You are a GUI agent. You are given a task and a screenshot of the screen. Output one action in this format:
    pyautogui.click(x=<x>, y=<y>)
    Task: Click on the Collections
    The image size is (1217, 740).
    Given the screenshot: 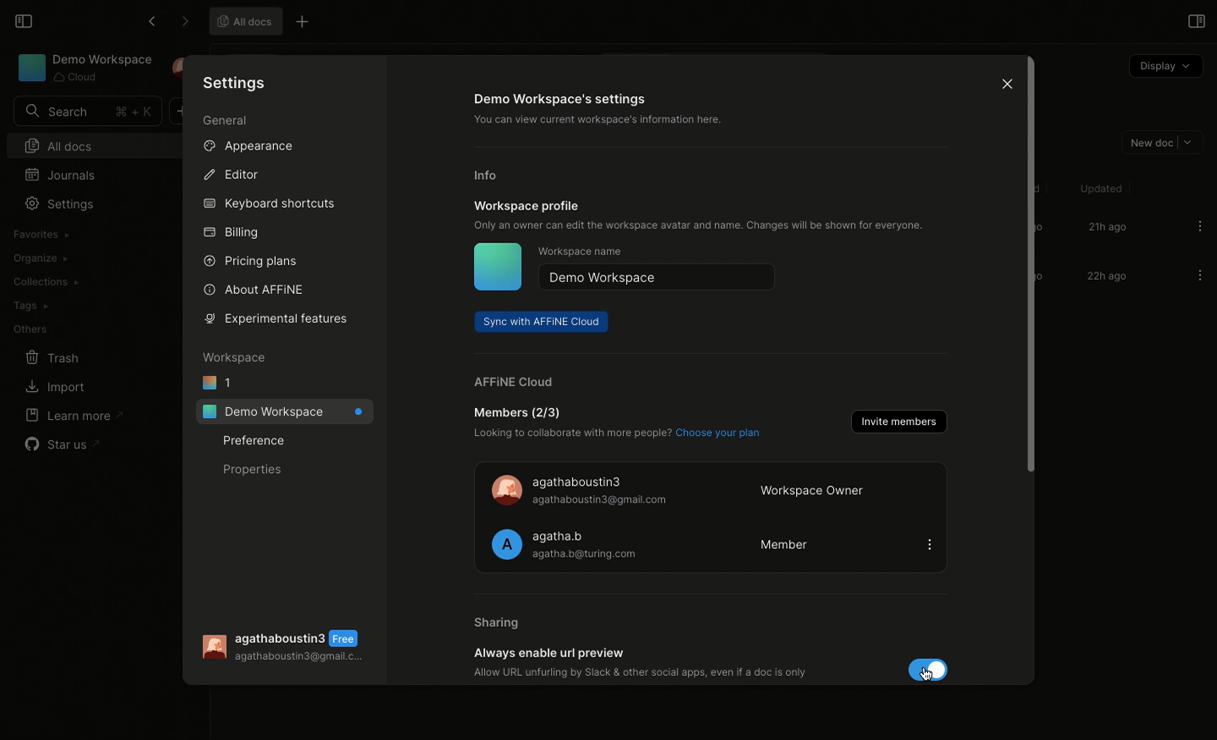 What is the action you would take?
    pyautogui.click(x=45, y=282)
    